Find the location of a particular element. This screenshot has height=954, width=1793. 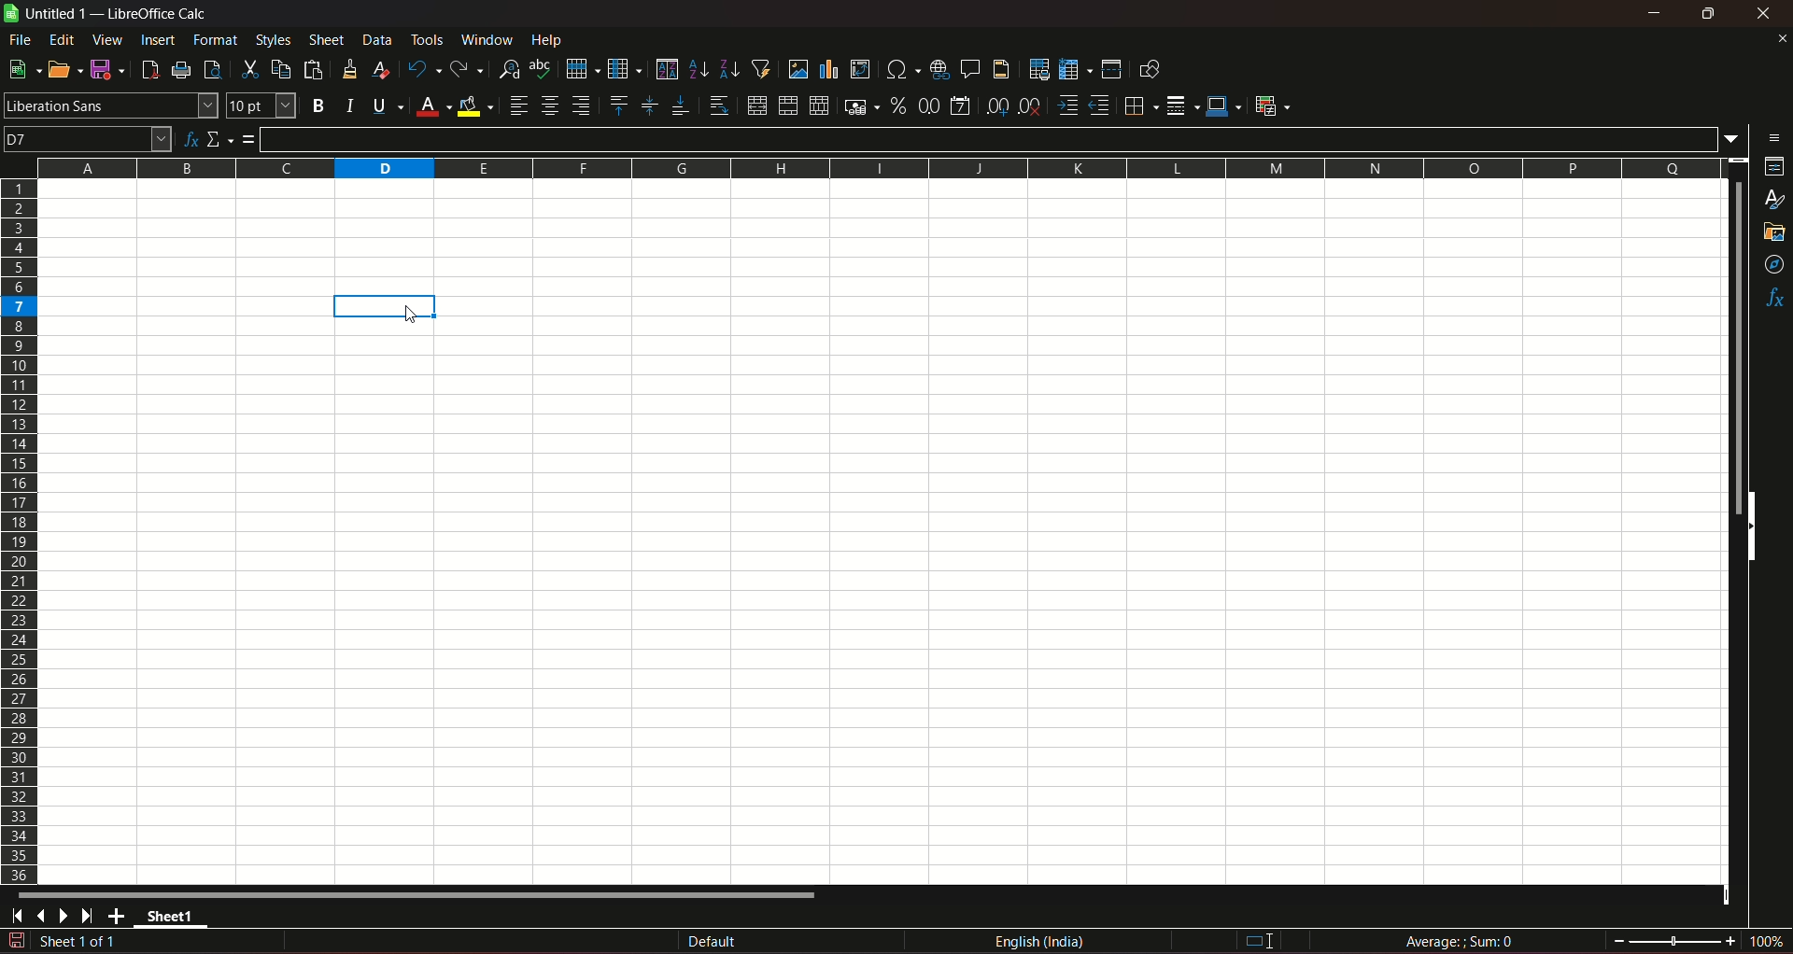

define print area is located at coordinates (1038, 70).